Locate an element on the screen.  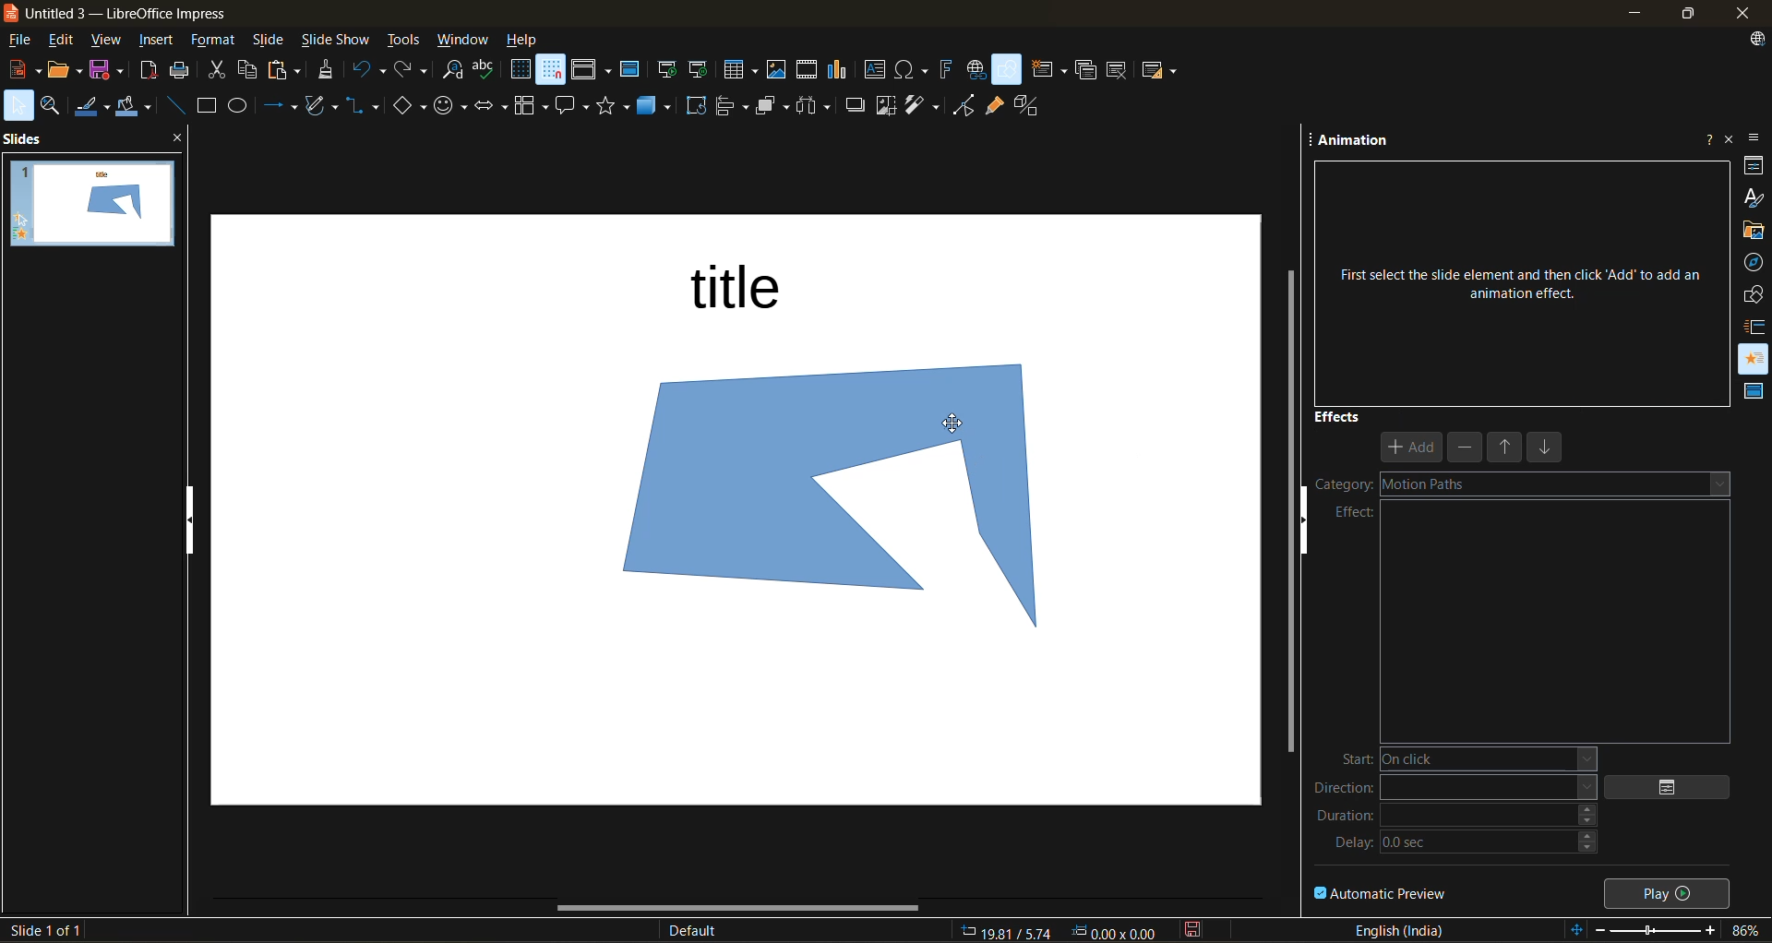
shapes and polygons is located at coordinates (319, 104).